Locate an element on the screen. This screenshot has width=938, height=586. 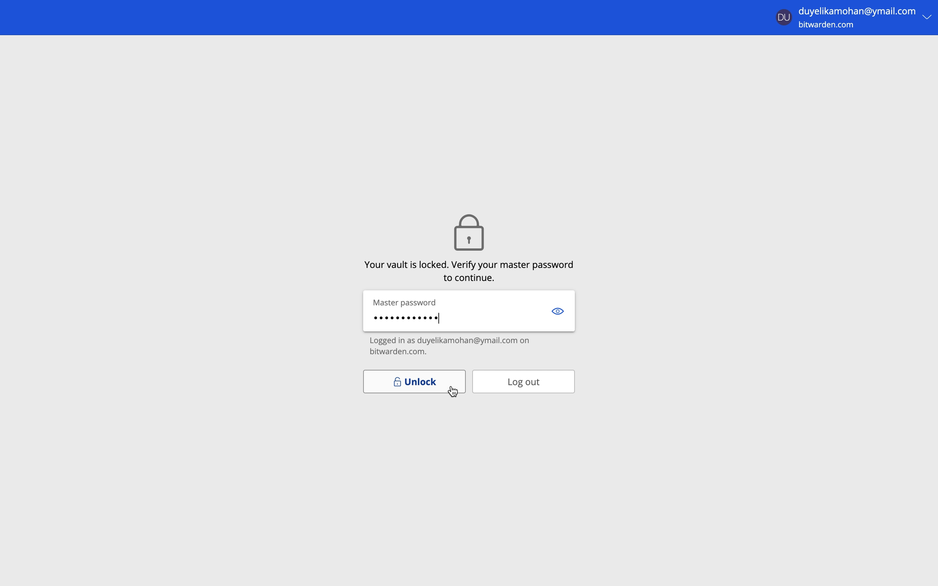
cursor is located at coordinates (524, 455).